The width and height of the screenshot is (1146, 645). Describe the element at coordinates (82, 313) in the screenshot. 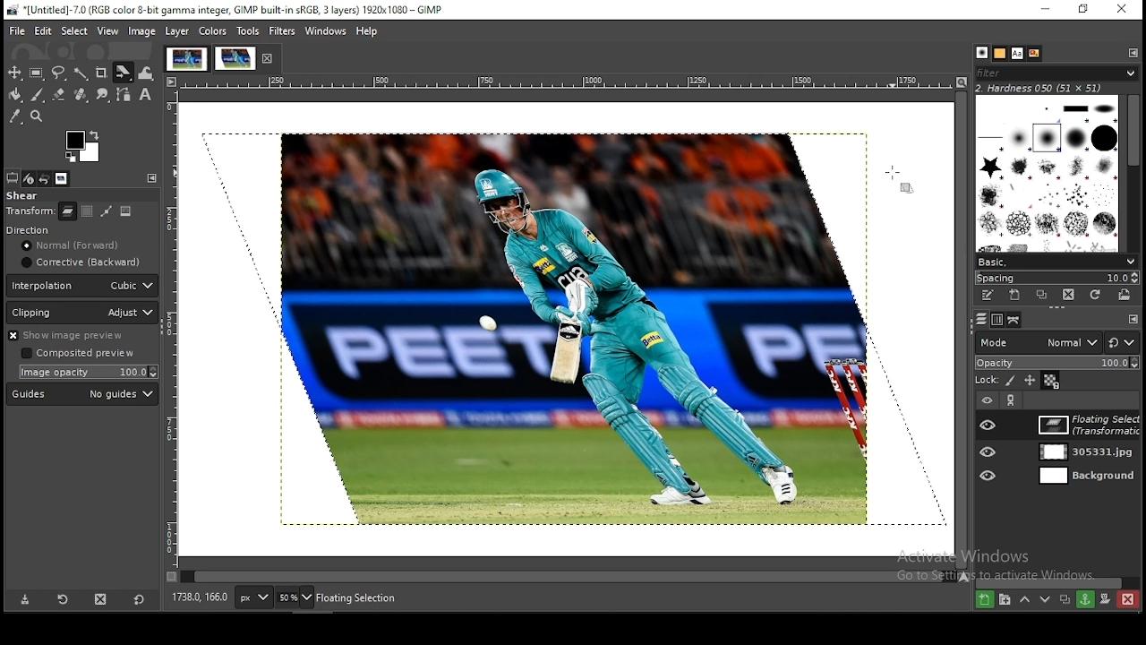

I see `clipping` at that location.